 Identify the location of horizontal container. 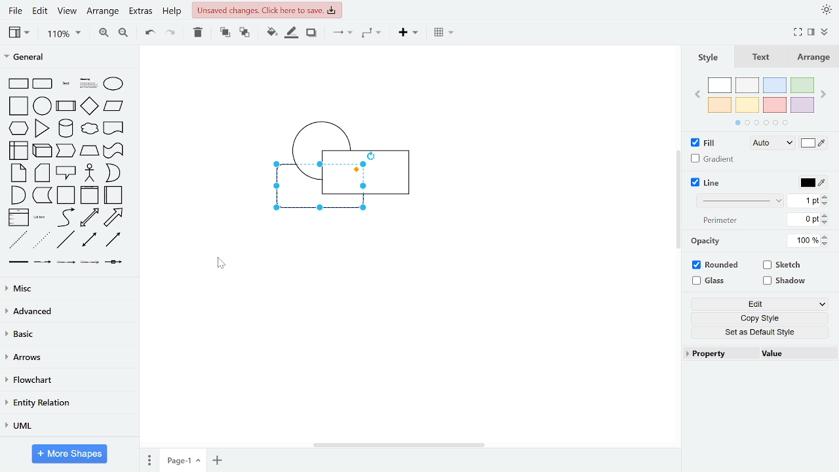
(113, 195).